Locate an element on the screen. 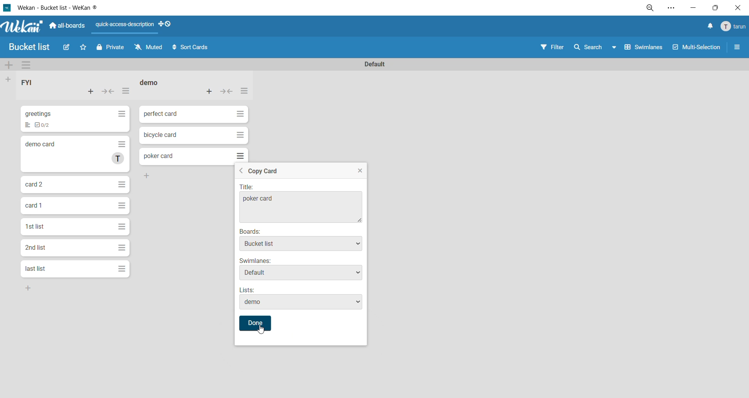 The image size is (749, 398). add card is located at coordinates (210, 91).